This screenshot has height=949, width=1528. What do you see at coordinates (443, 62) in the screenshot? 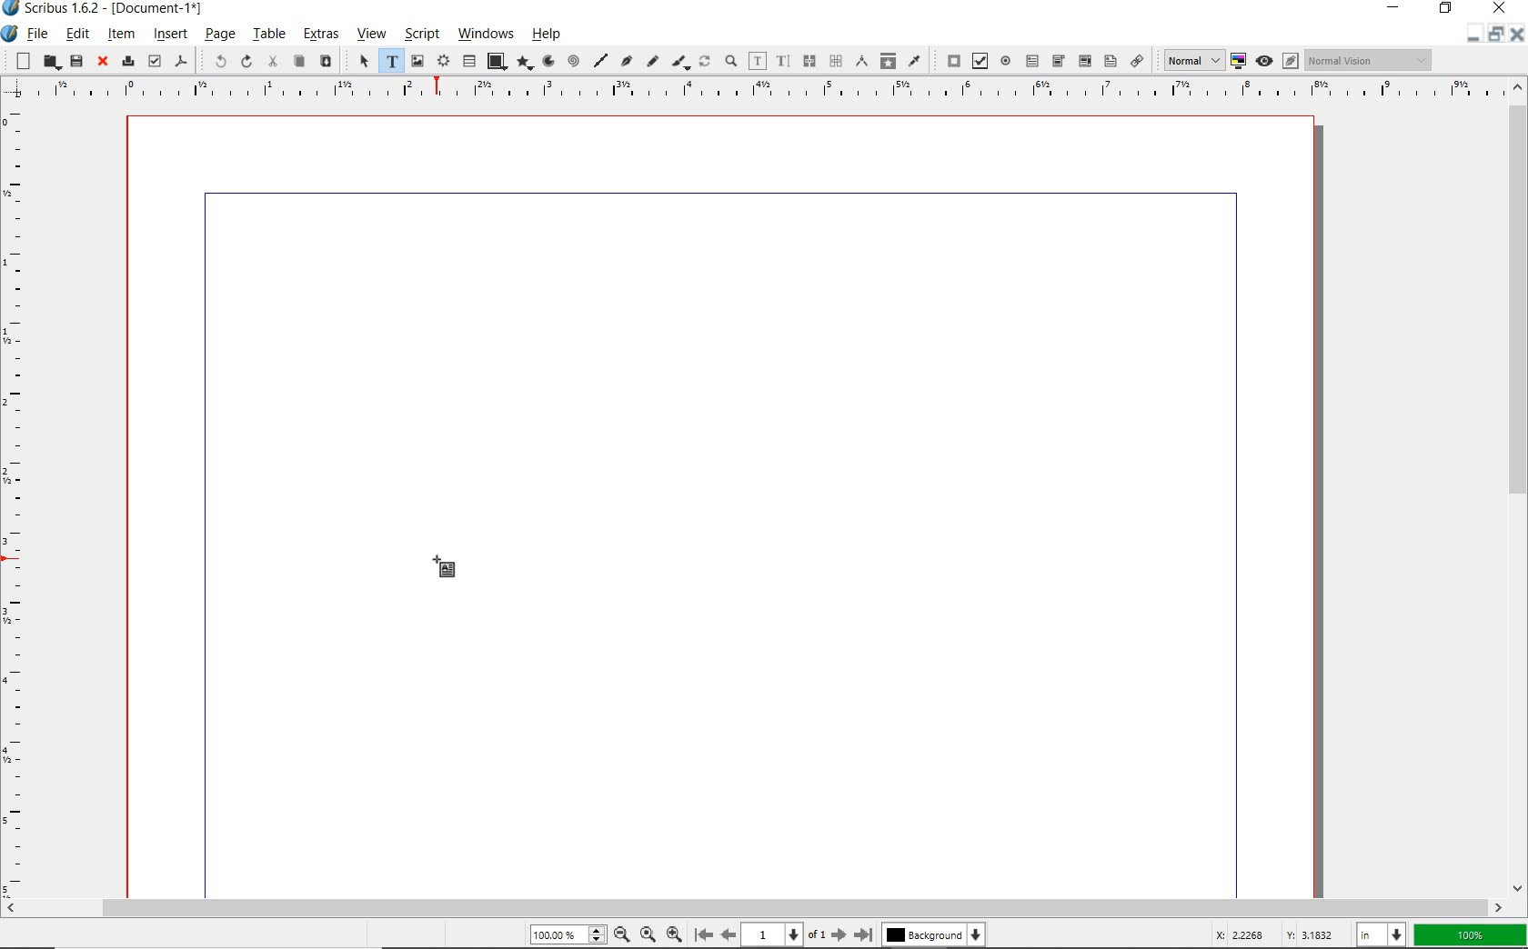
I see `render frame` at bounding box center [443, 62].